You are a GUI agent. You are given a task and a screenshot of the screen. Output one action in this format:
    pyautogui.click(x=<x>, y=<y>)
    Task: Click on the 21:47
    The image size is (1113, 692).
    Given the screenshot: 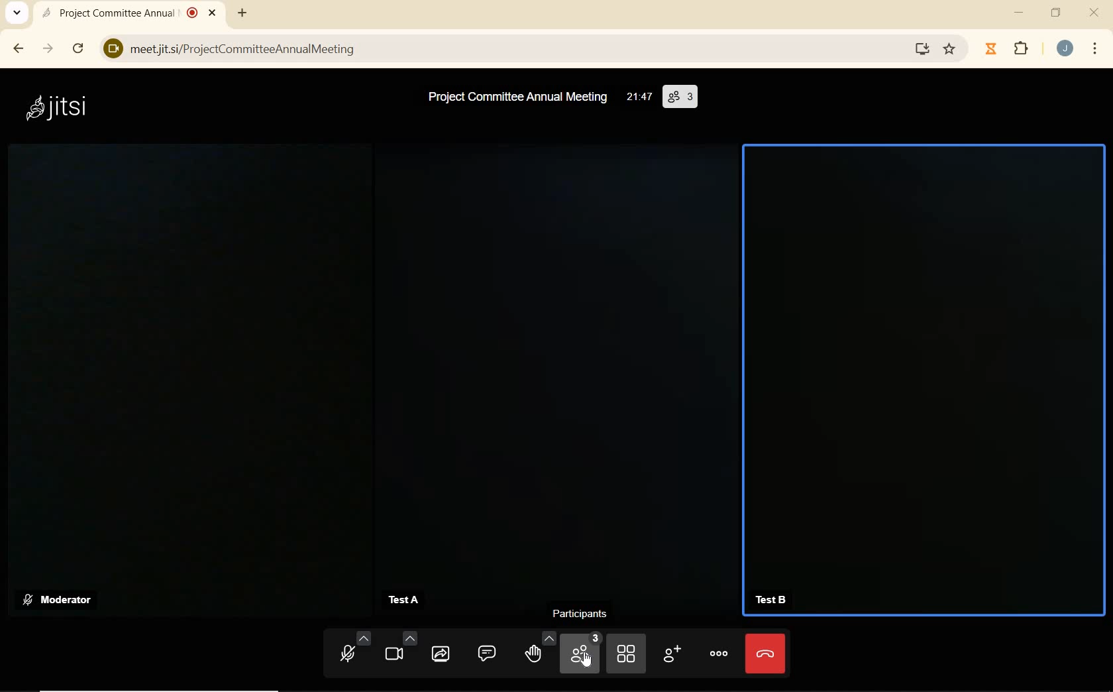 What is the action you would take?
    pyautogui.click(x=639, y=98)
    